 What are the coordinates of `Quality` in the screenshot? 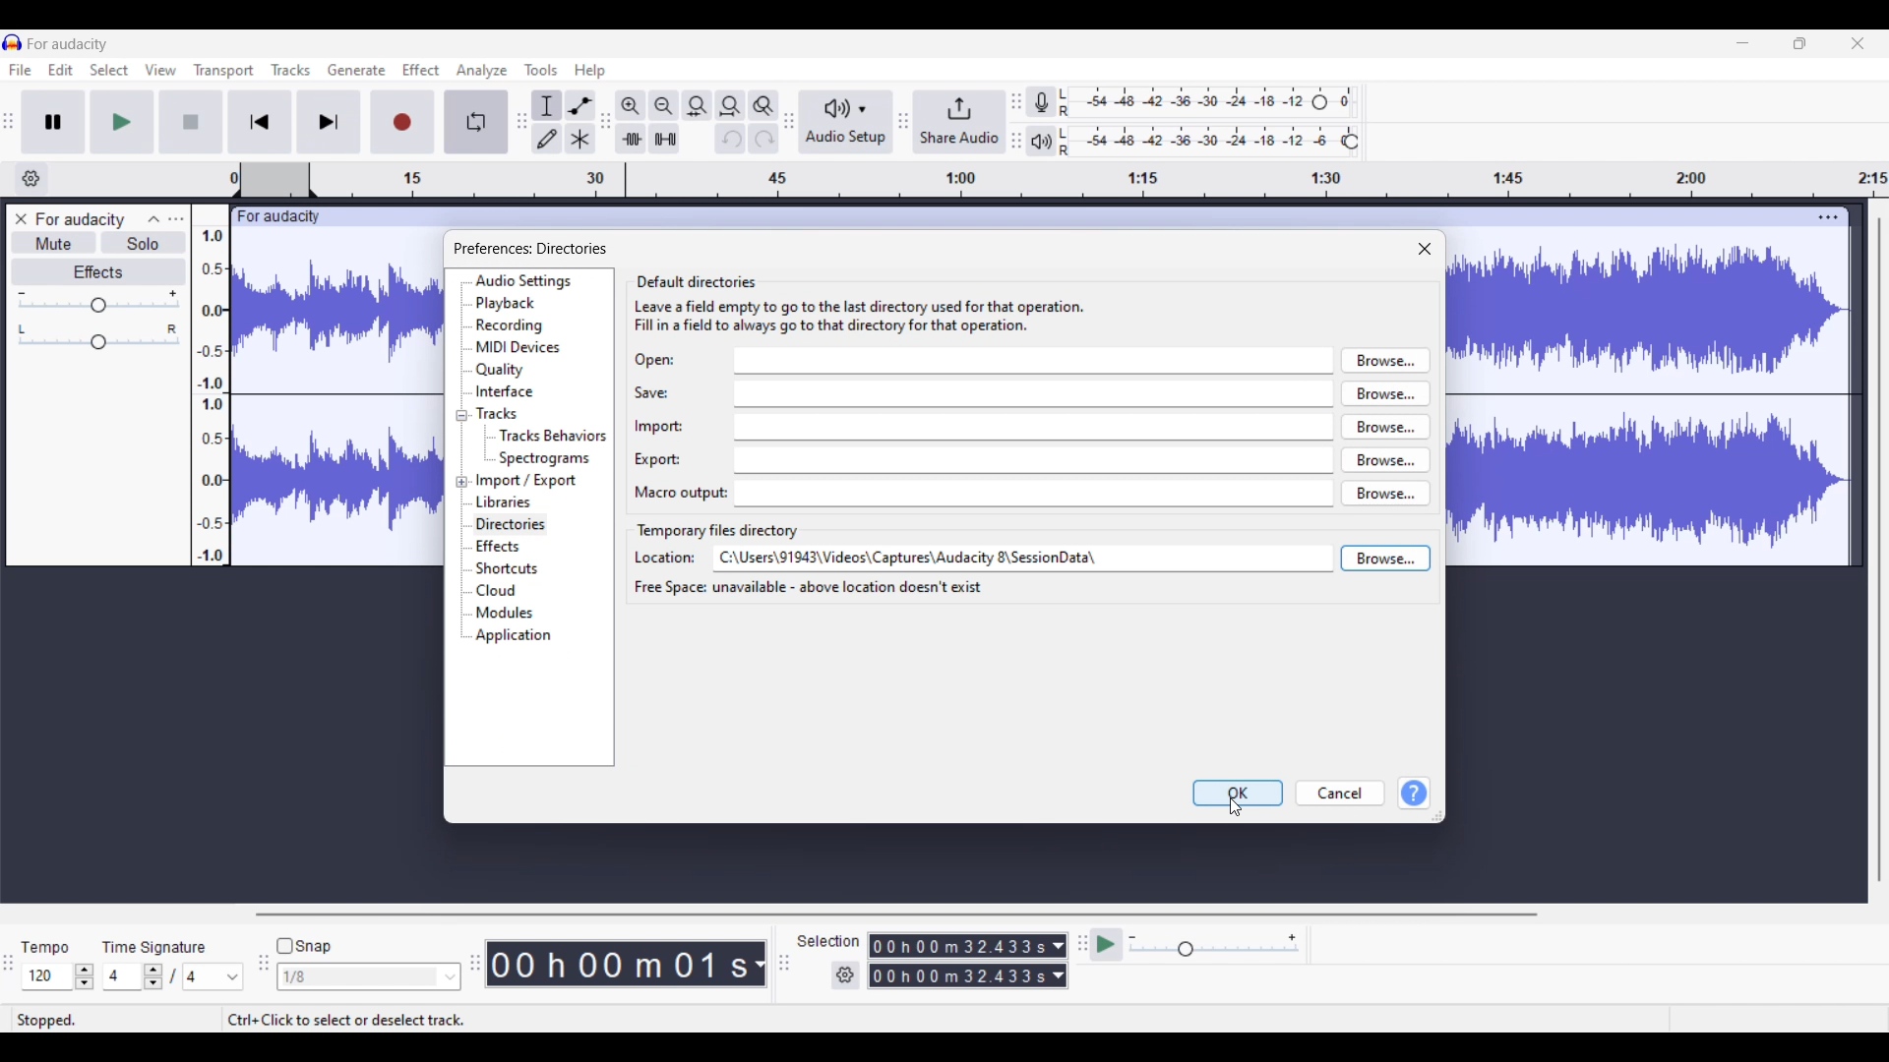 It's located at (501, 370).